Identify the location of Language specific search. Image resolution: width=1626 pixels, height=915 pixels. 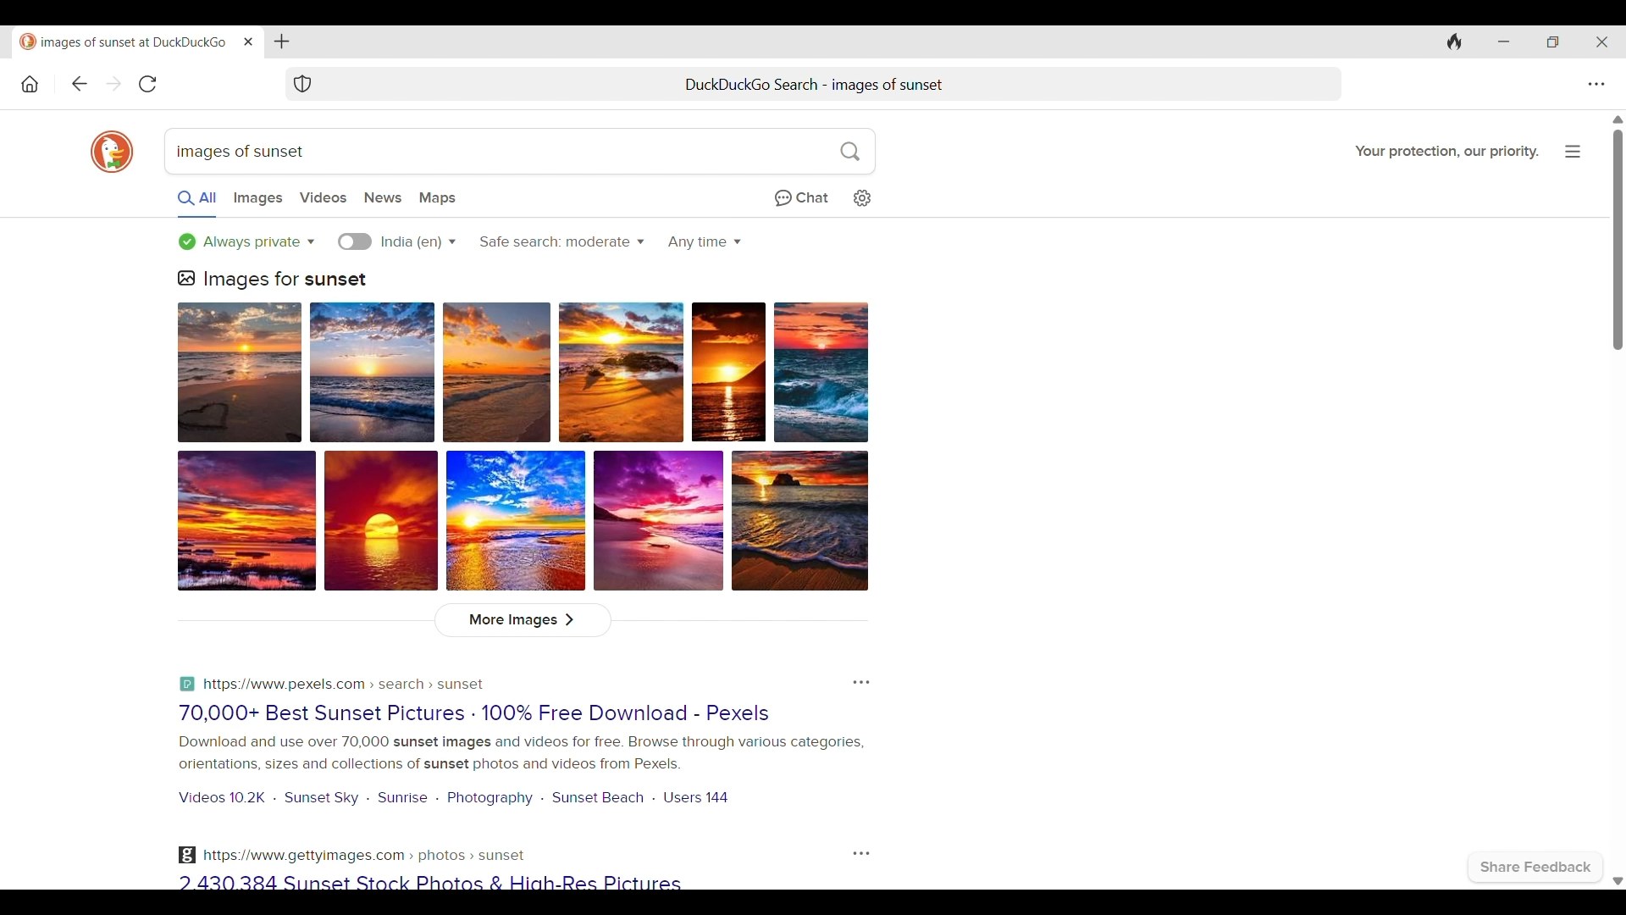
(356, 241).